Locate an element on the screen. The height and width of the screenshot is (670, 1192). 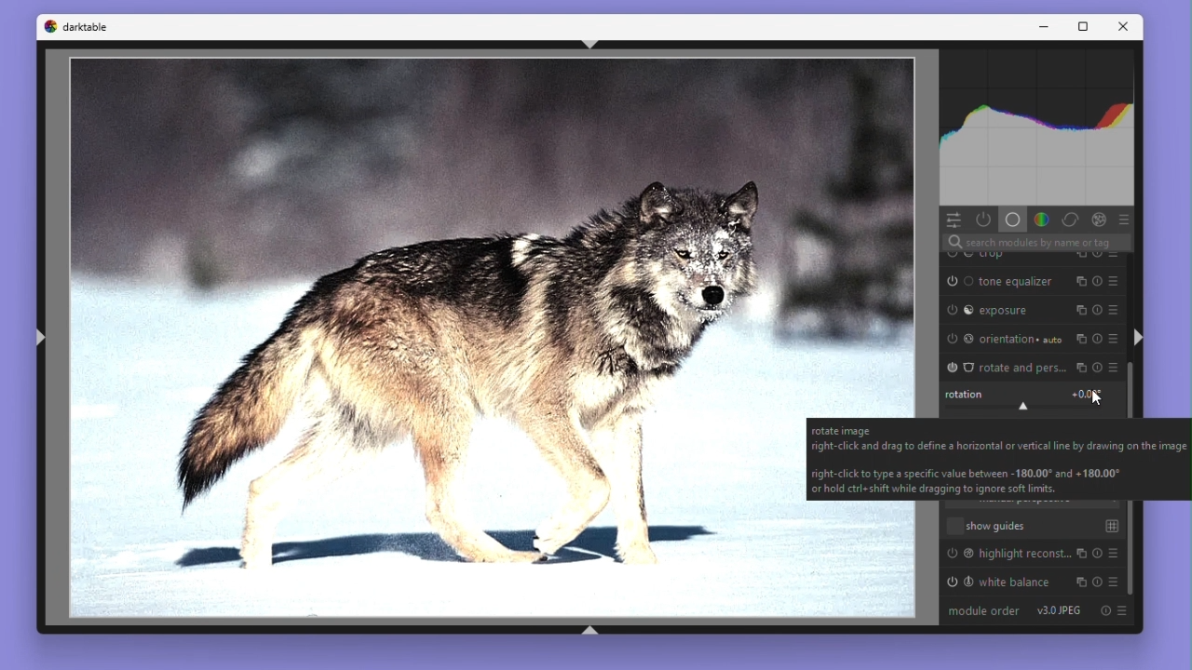
tone equalizer is located at coordinates (1036, 282).